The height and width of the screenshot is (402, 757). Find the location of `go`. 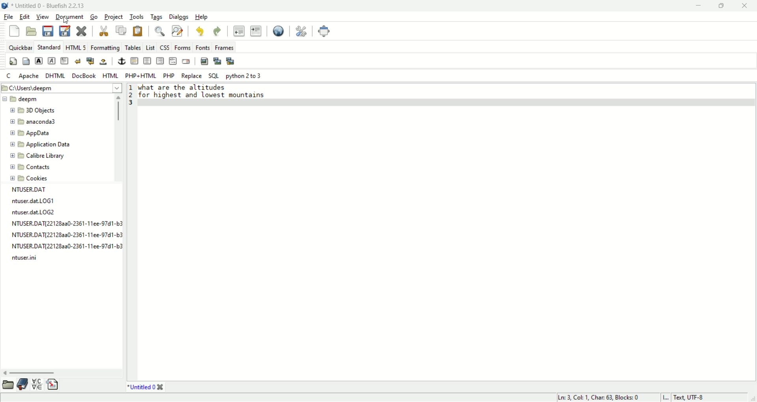

go is located at coordinates (95, 17).